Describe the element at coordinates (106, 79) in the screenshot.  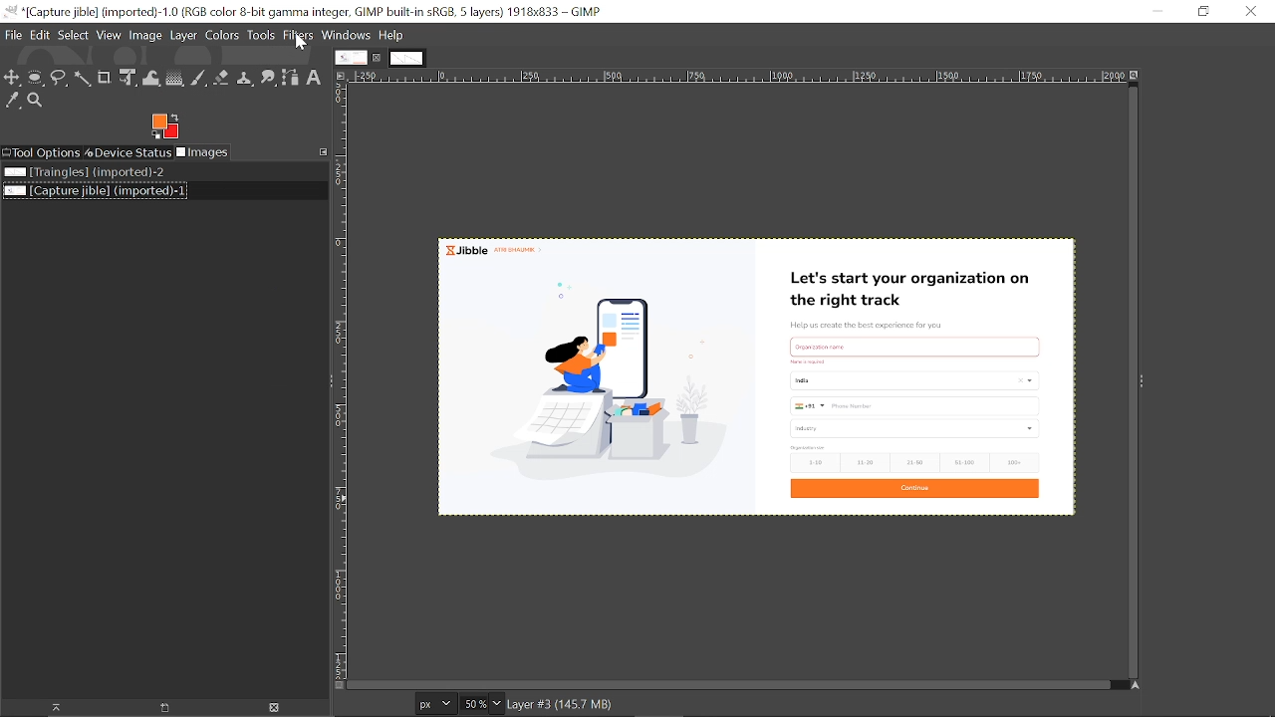
I see `Crop tool` at that location.